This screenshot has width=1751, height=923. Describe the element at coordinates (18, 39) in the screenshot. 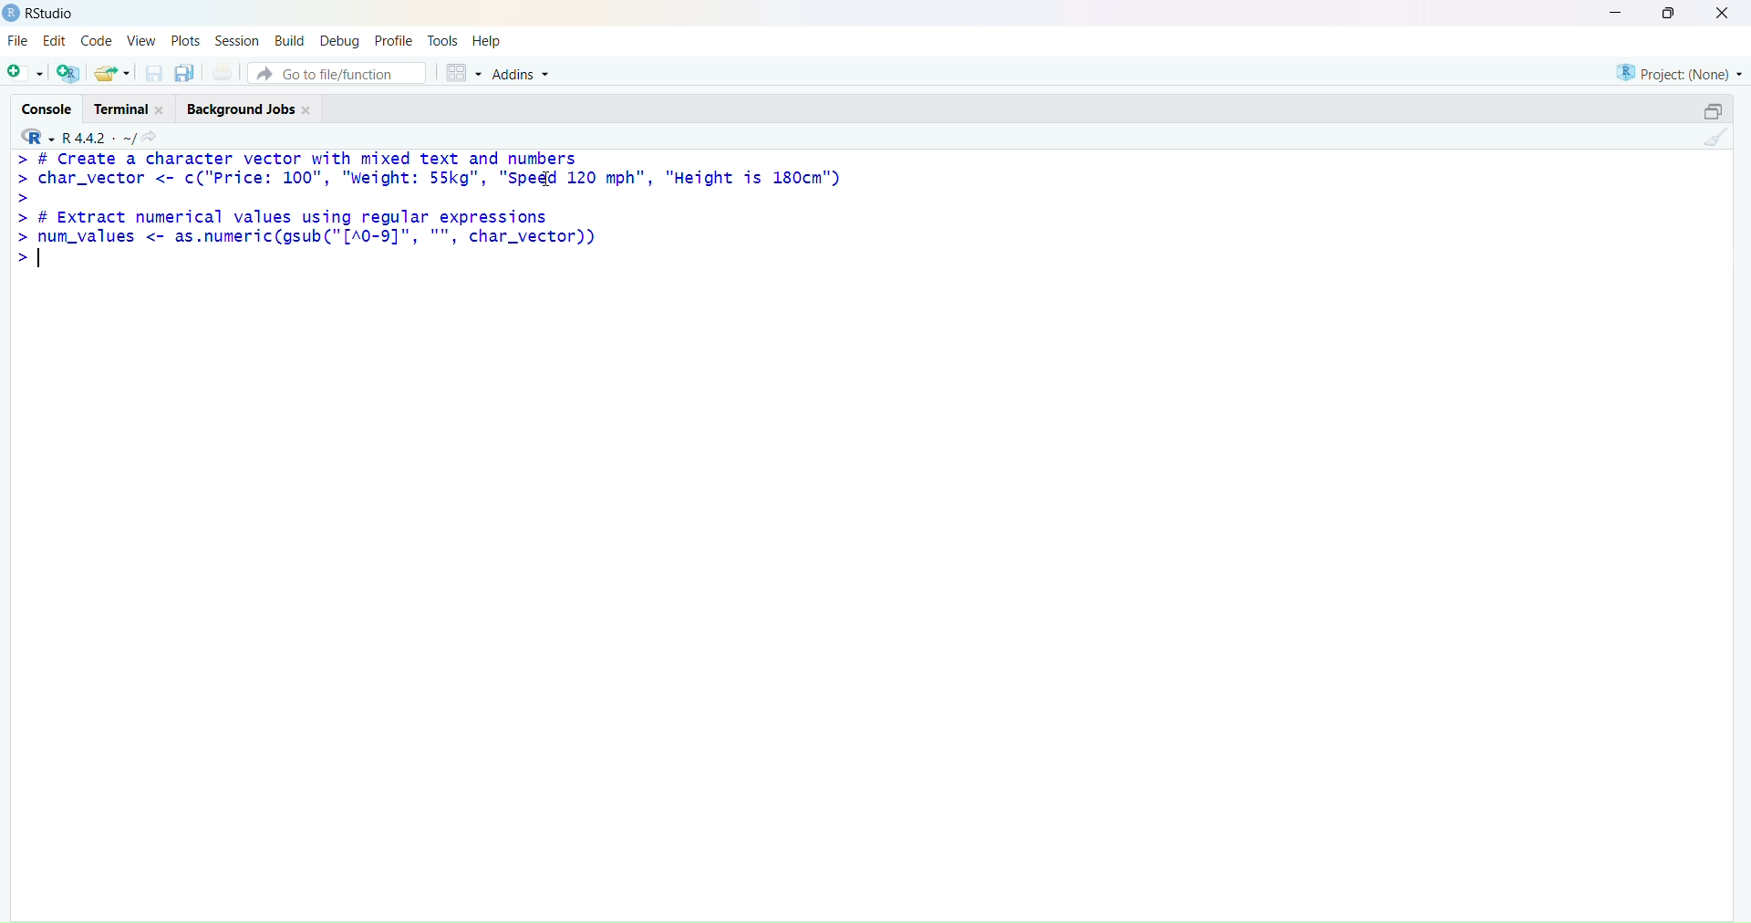

I see `file` at that location.